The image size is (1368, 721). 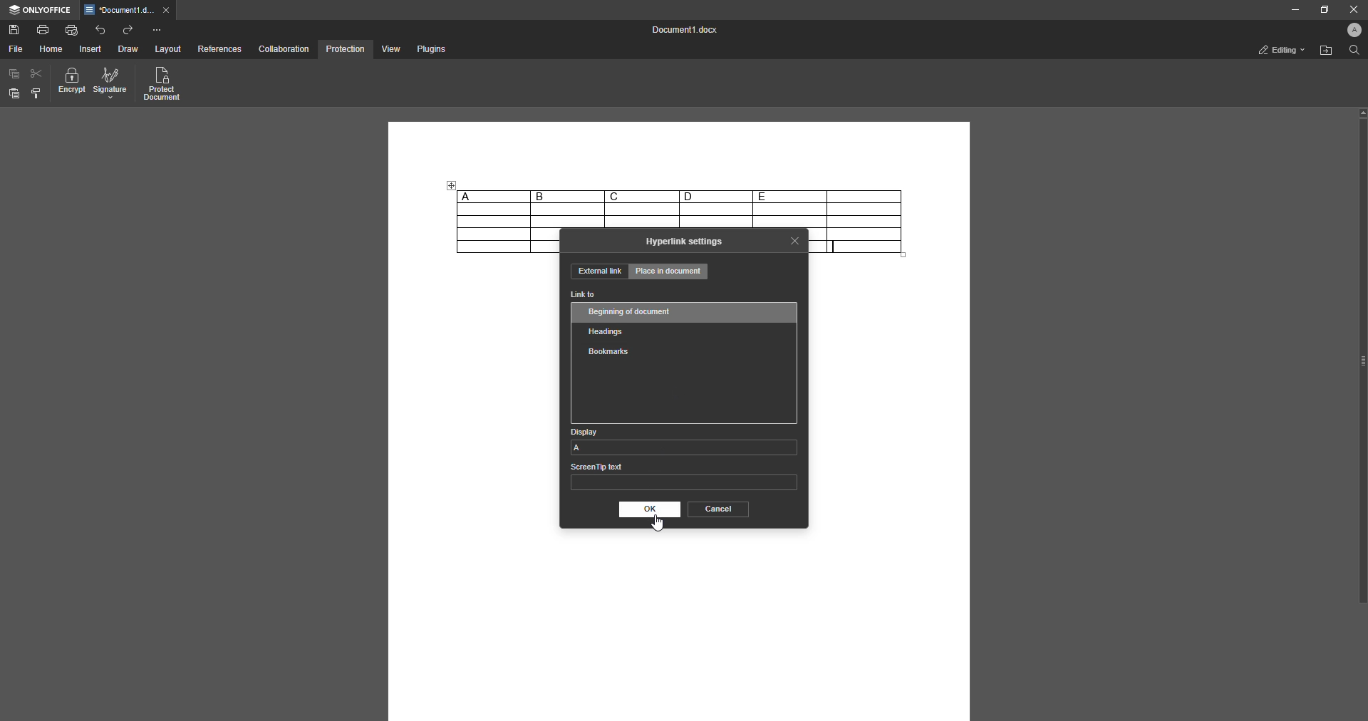 What do you see at coordinates (608, 352) in the screenshot?
I see `Bookmarks` at bounding box center [608, 352].